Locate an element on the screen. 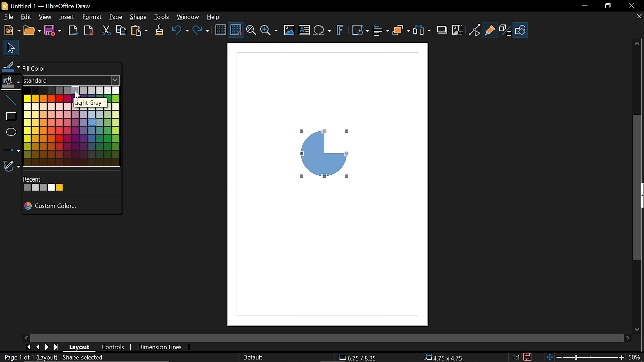 The width and height of the screenshot is (644, 362). Align is located at coordinates (380, 31).